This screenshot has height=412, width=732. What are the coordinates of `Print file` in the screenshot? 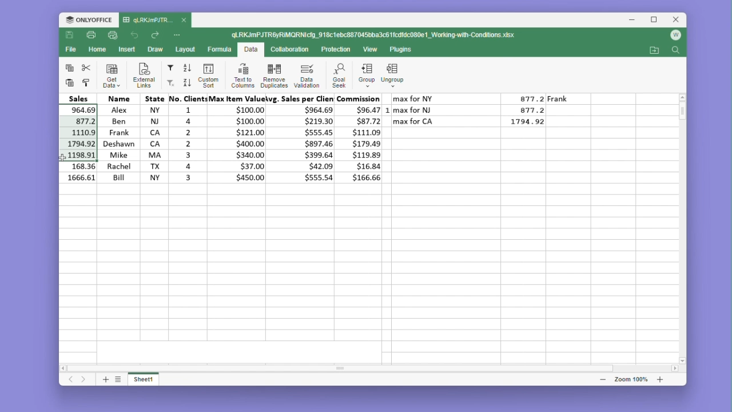 It's located at (90, 36).